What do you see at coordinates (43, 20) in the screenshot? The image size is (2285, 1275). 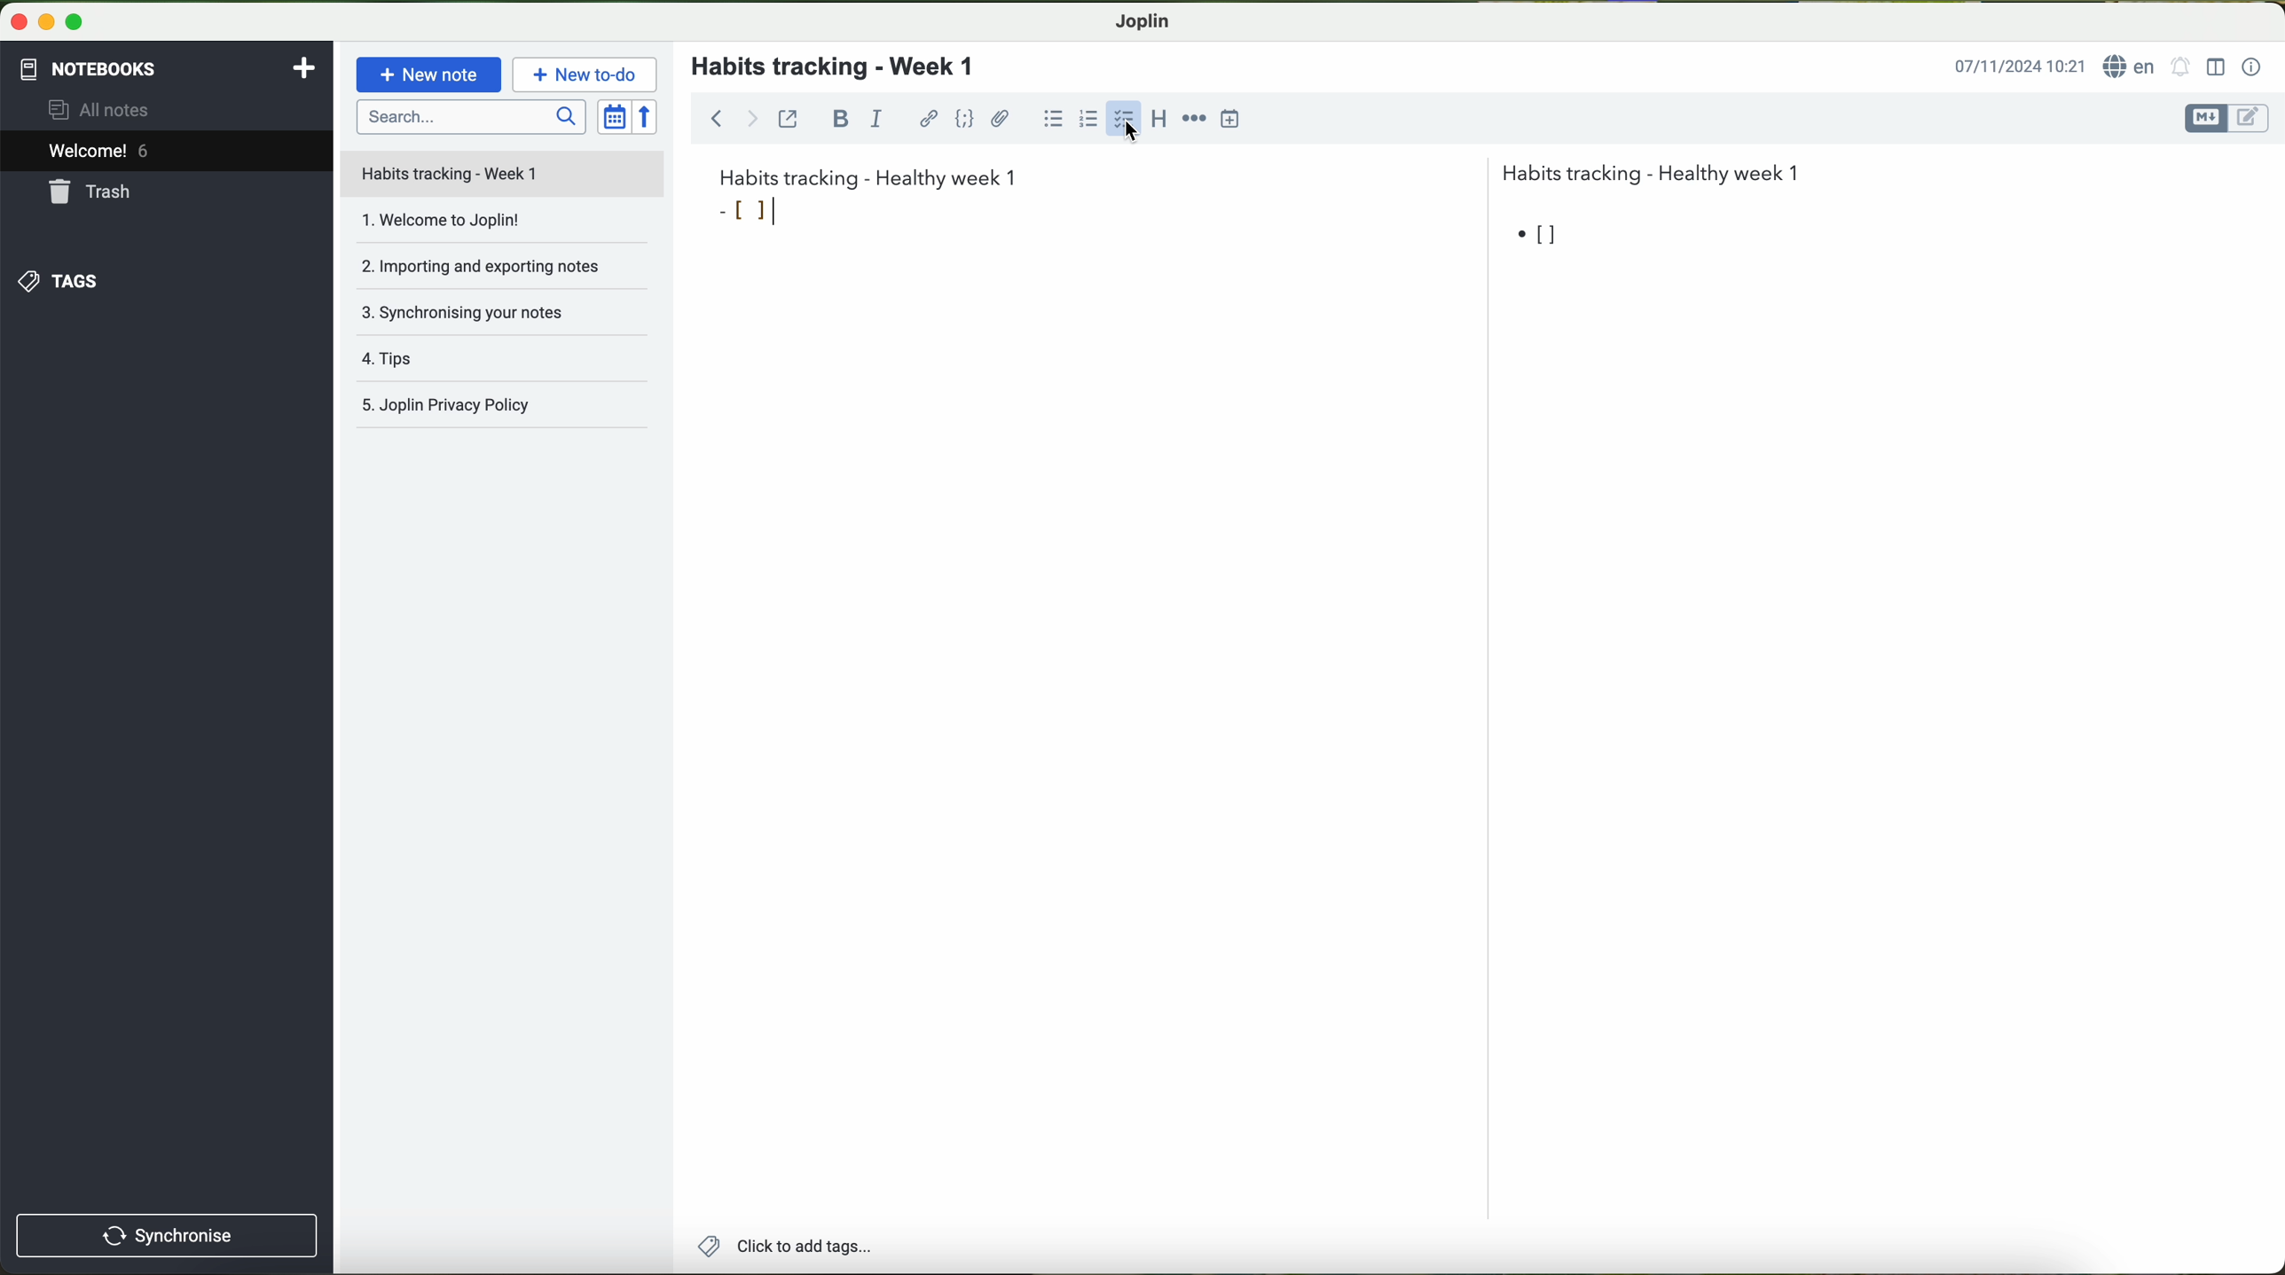 I see `minimize` at bounding box center [43, 20].